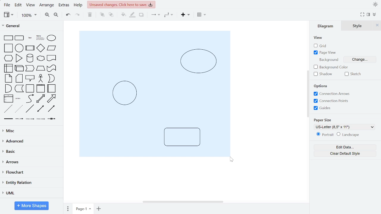  What do you see at coordinates (374, 15) in the screenshot?
I see `collapse` at bounding box center [374, 15].